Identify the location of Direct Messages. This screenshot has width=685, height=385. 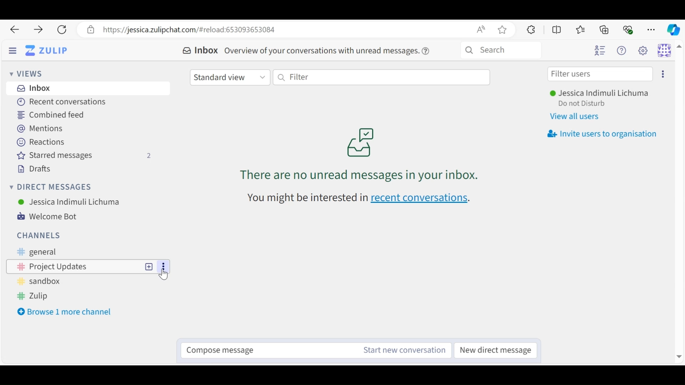
(52, 187).